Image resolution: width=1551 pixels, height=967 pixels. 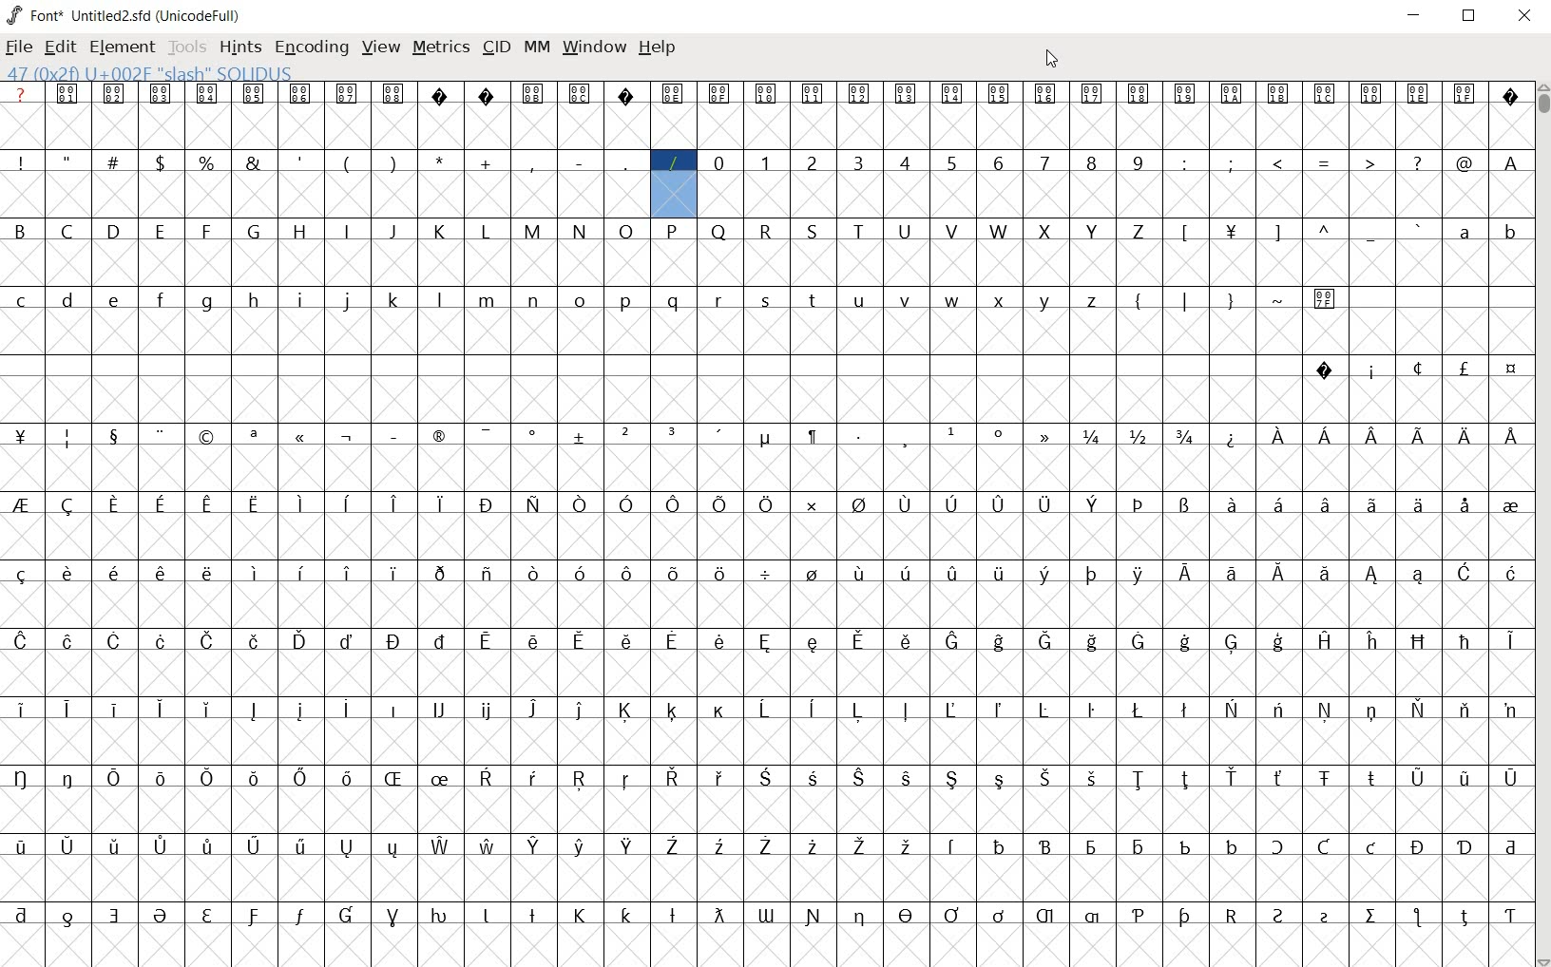 I want to click on glyph, so click(x=254, y=230).